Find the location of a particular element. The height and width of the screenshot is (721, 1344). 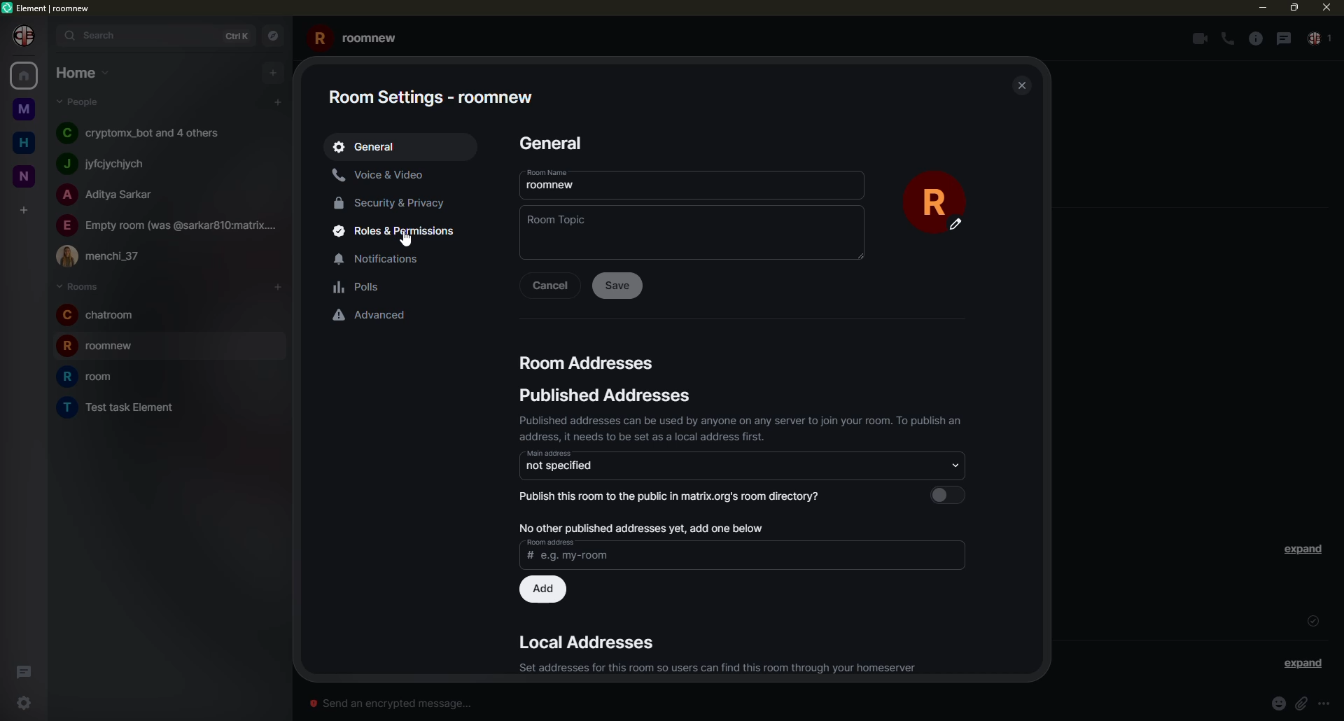

advaced is located at coordinates (374, 314).